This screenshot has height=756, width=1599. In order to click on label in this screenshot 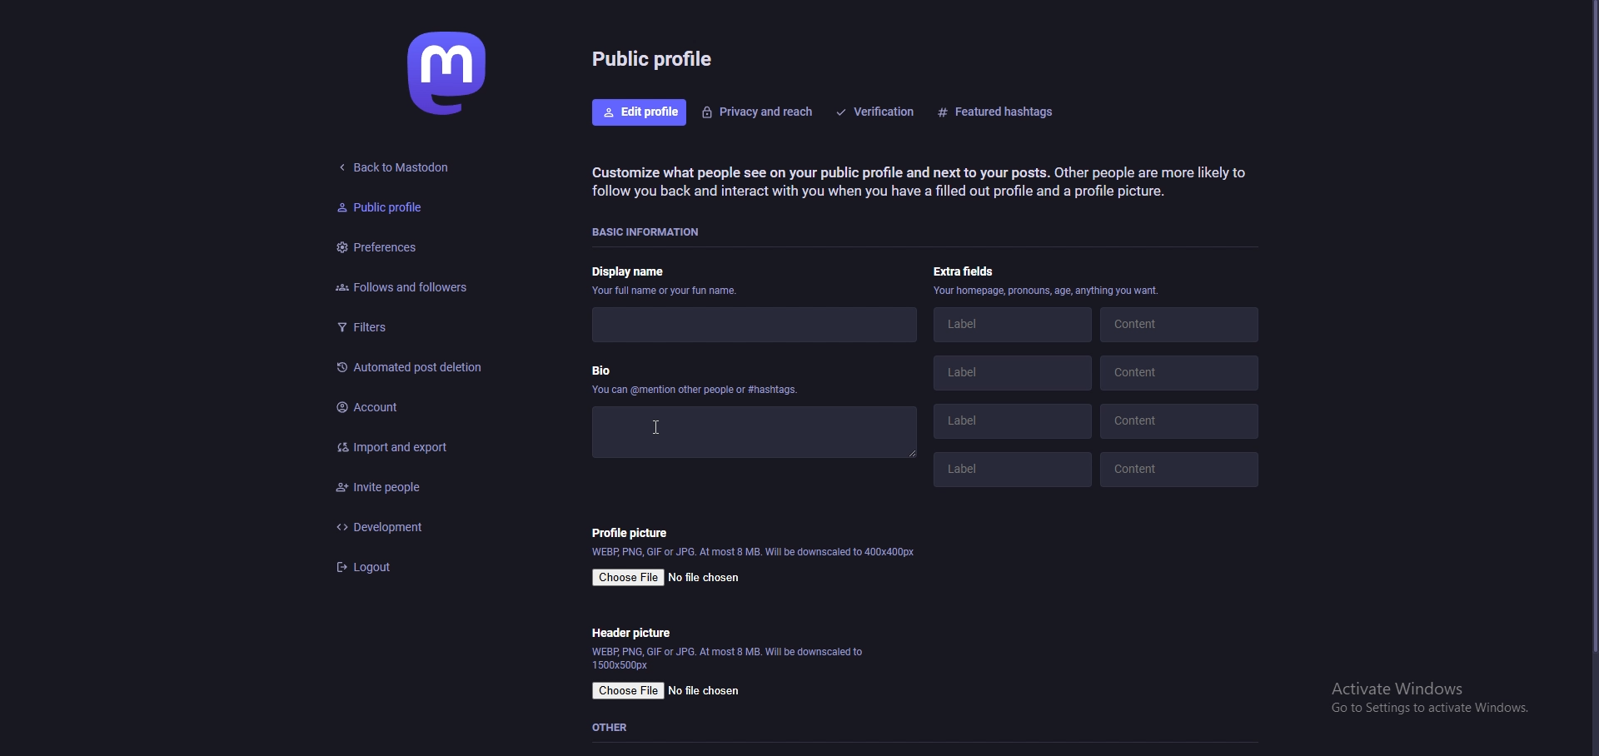, I will do `click(1013, 420)`.